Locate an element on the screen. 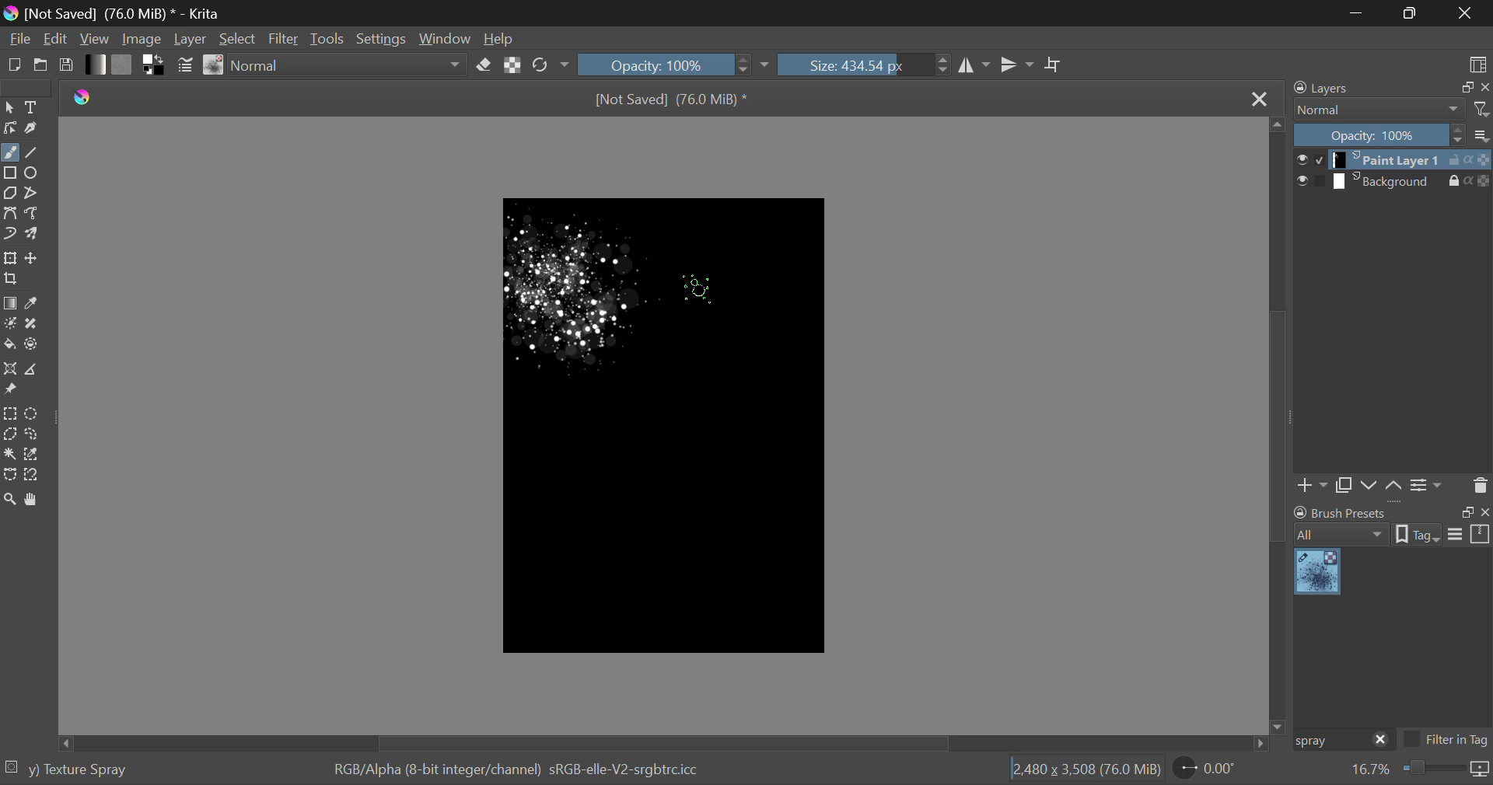  Restore Down is located at coordinates (1361, 12).